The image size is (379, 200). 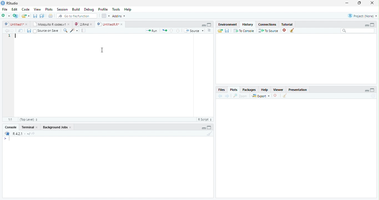 What do you see at coordinates (269, 31) in the screenshot?
I see `To source` at bounding box center [269, 31].